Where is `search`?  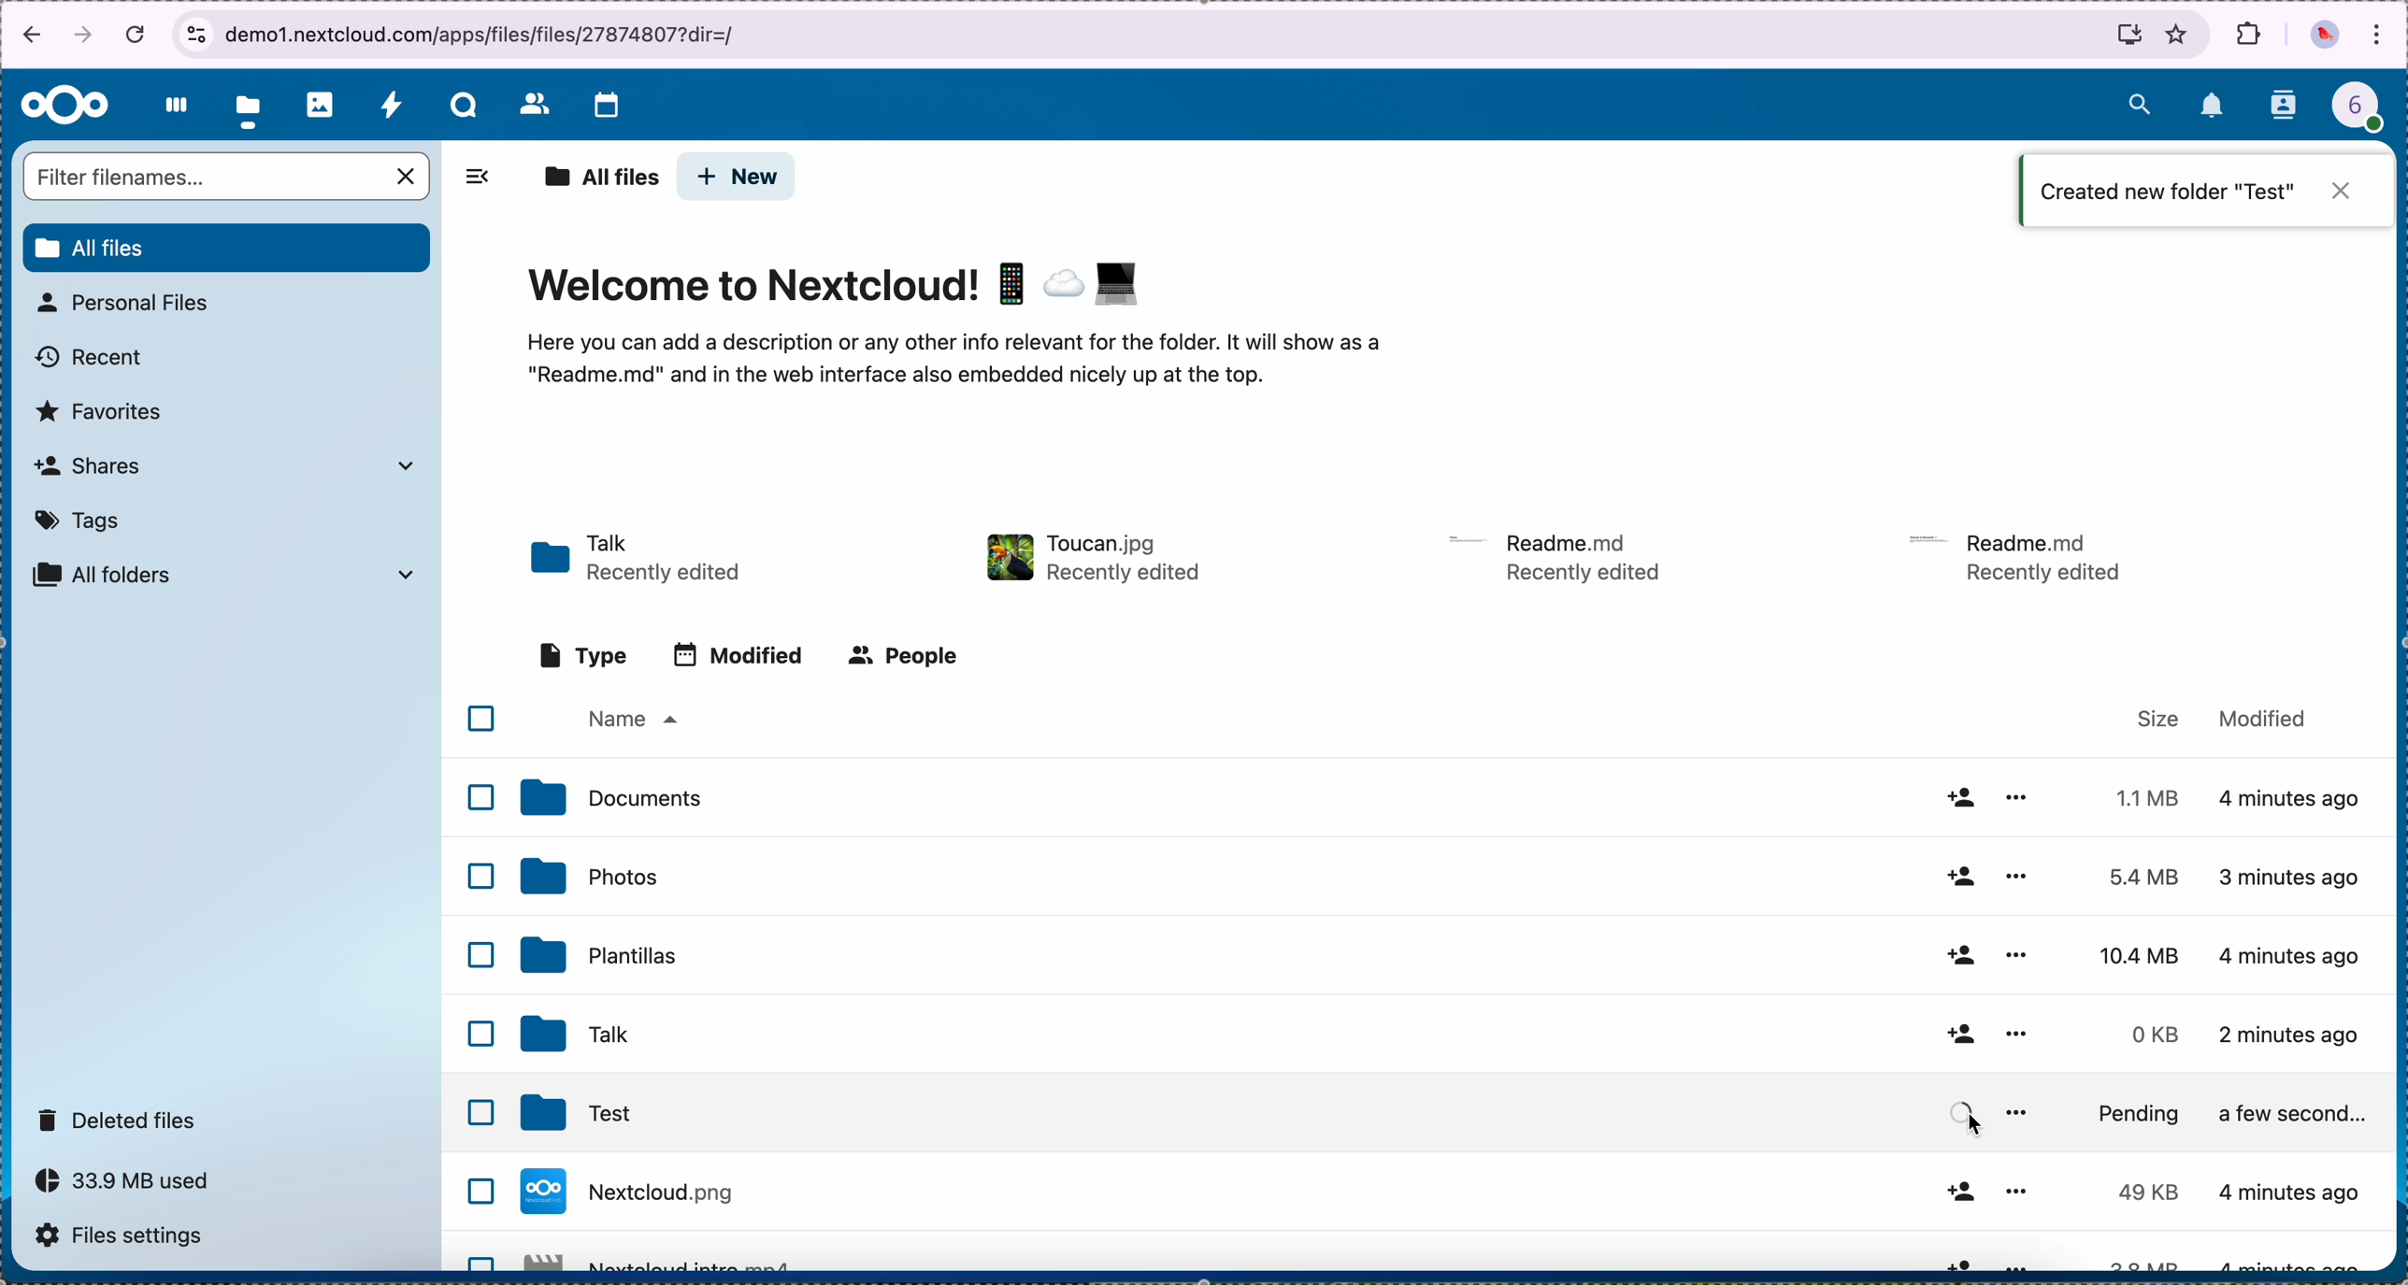
search is located at coordinates (2139, 101).